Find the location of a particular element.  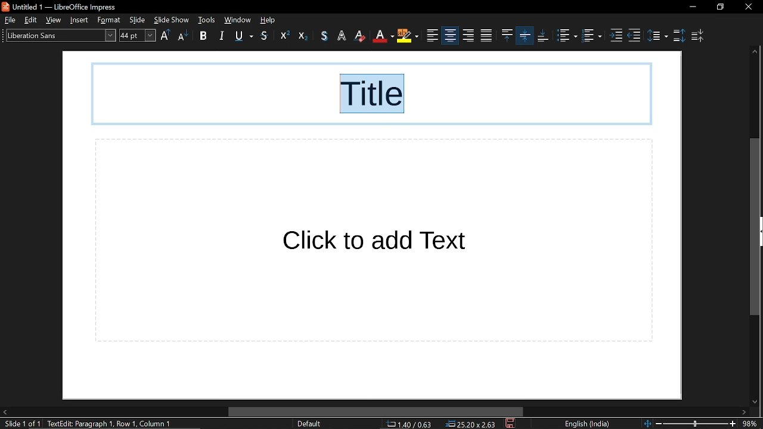

window is located at coordinates (237, 20).